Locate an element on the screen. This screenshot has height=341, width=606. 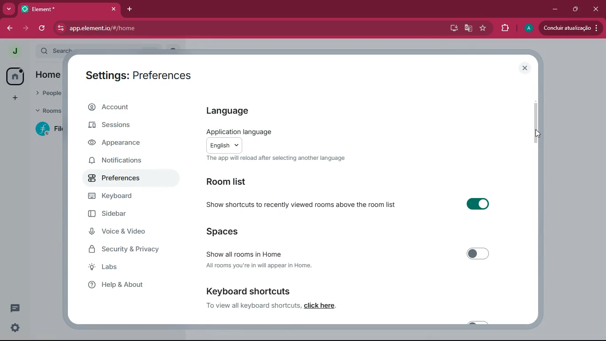
updates is located at coordinates (570, 28).